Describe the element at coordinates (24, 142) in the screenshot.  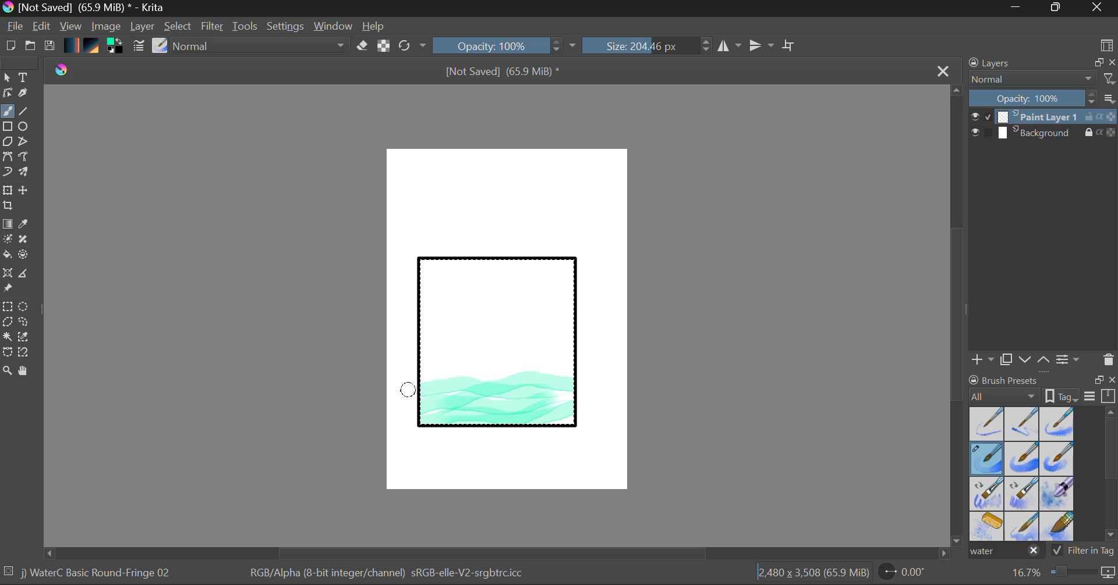
I see `Polyline` at that location.